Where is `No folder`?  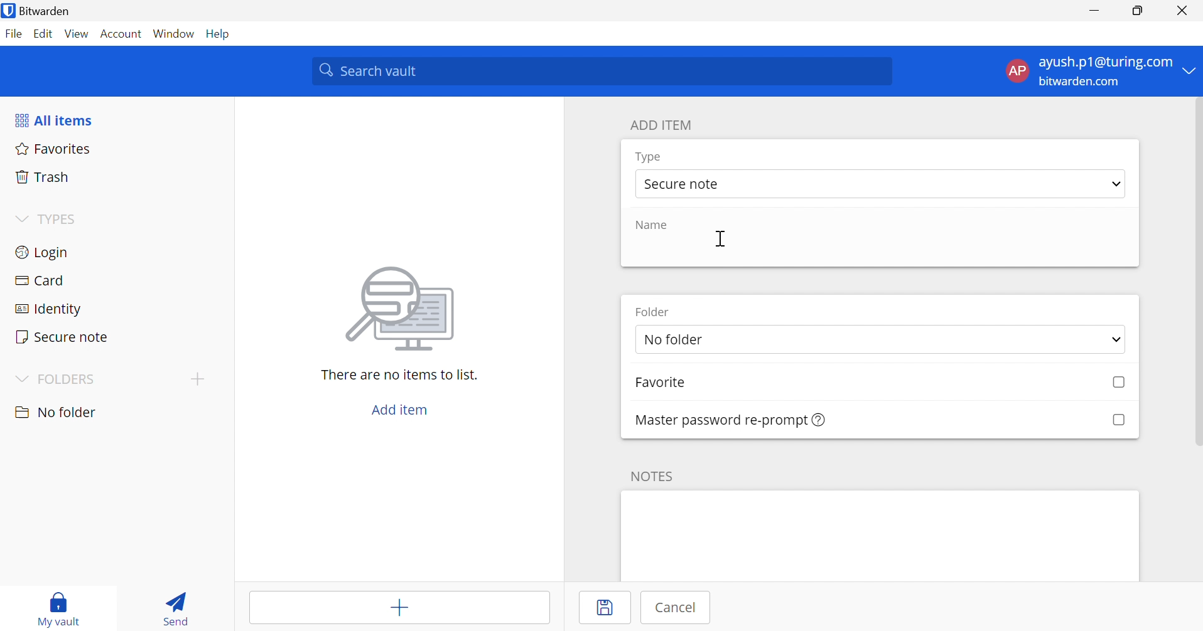
No folder is located at coordinates (731, 341).